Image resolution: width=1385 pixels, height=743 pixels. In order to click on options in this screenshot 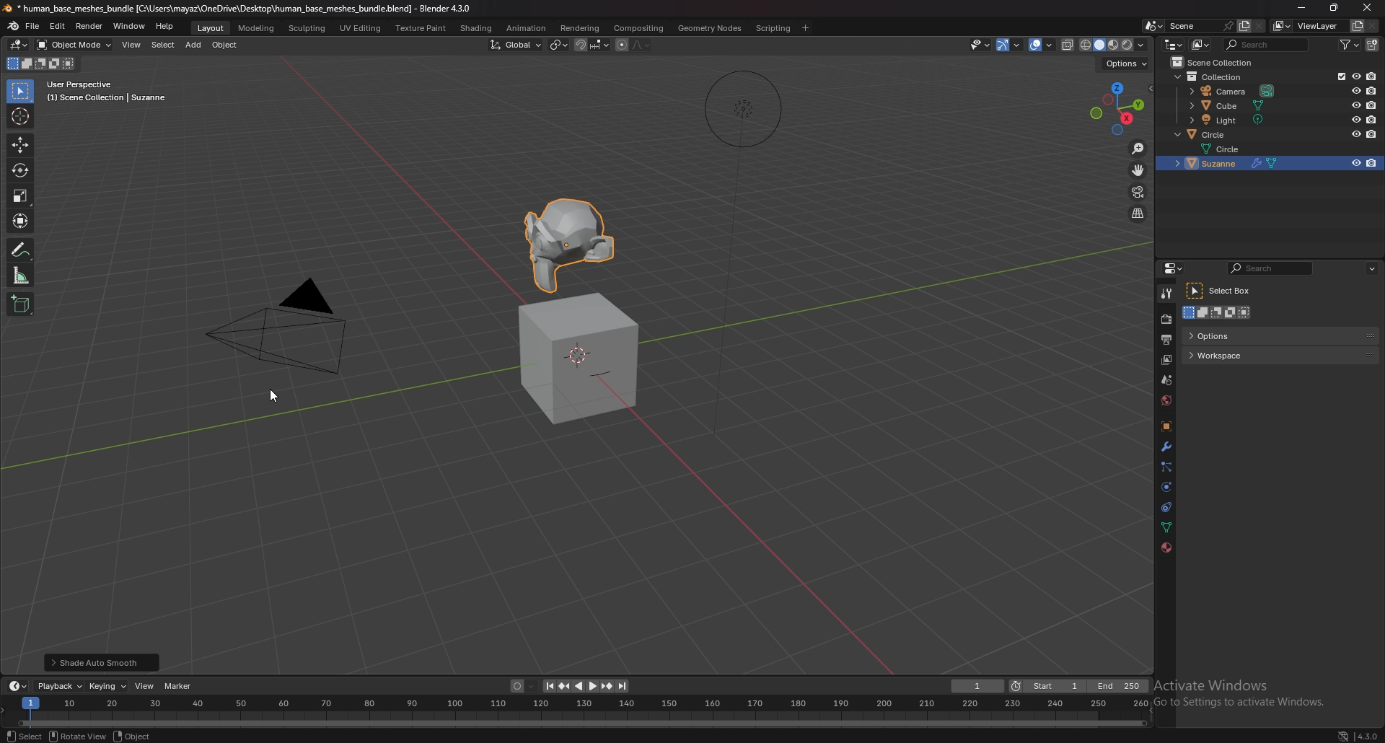, I will do `click(1373, 268)`.